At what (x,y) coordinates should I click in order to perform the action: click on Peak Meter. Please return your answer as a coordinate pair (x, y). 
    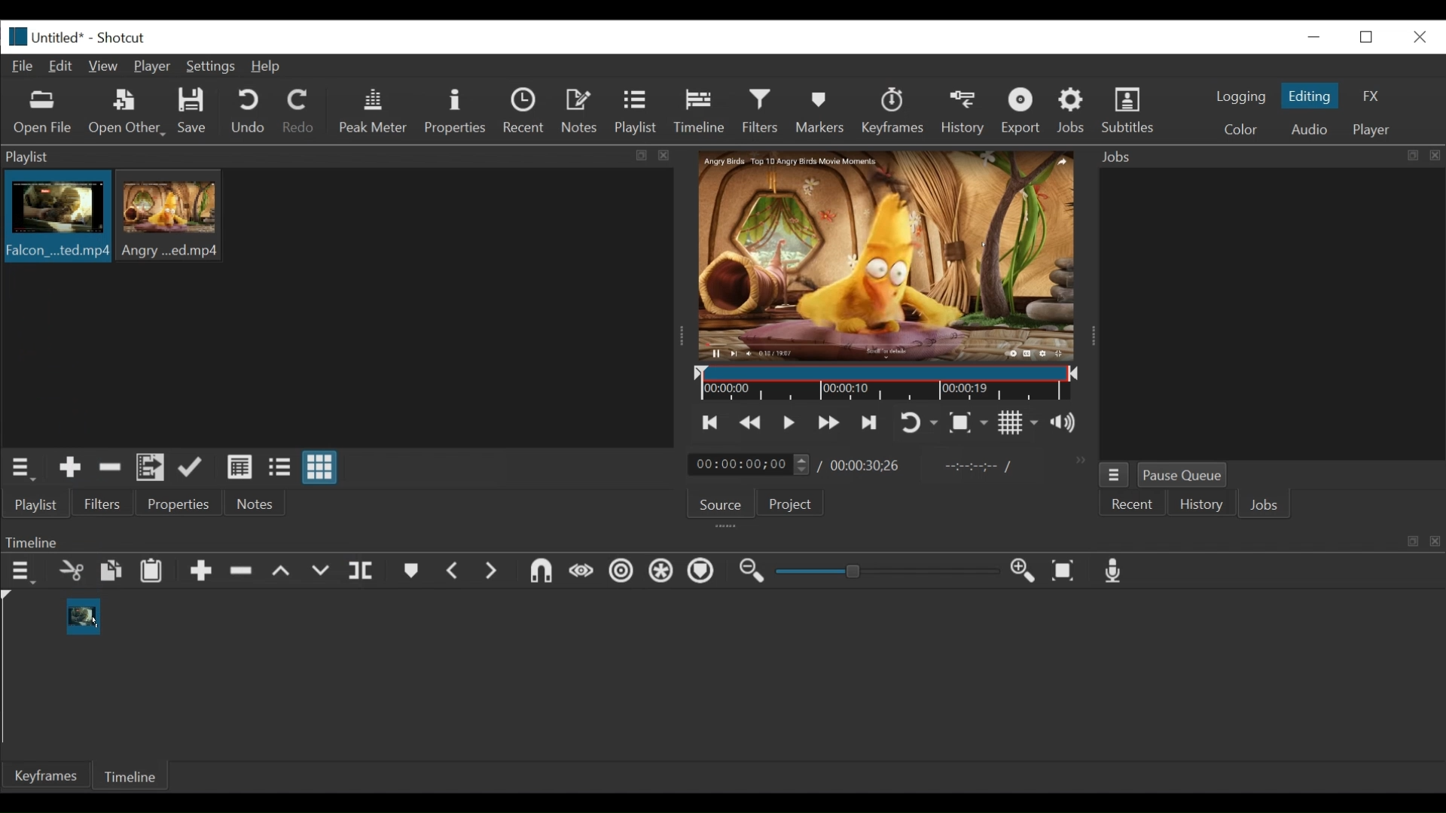
    Looking at the image, I should click on (376, 111).